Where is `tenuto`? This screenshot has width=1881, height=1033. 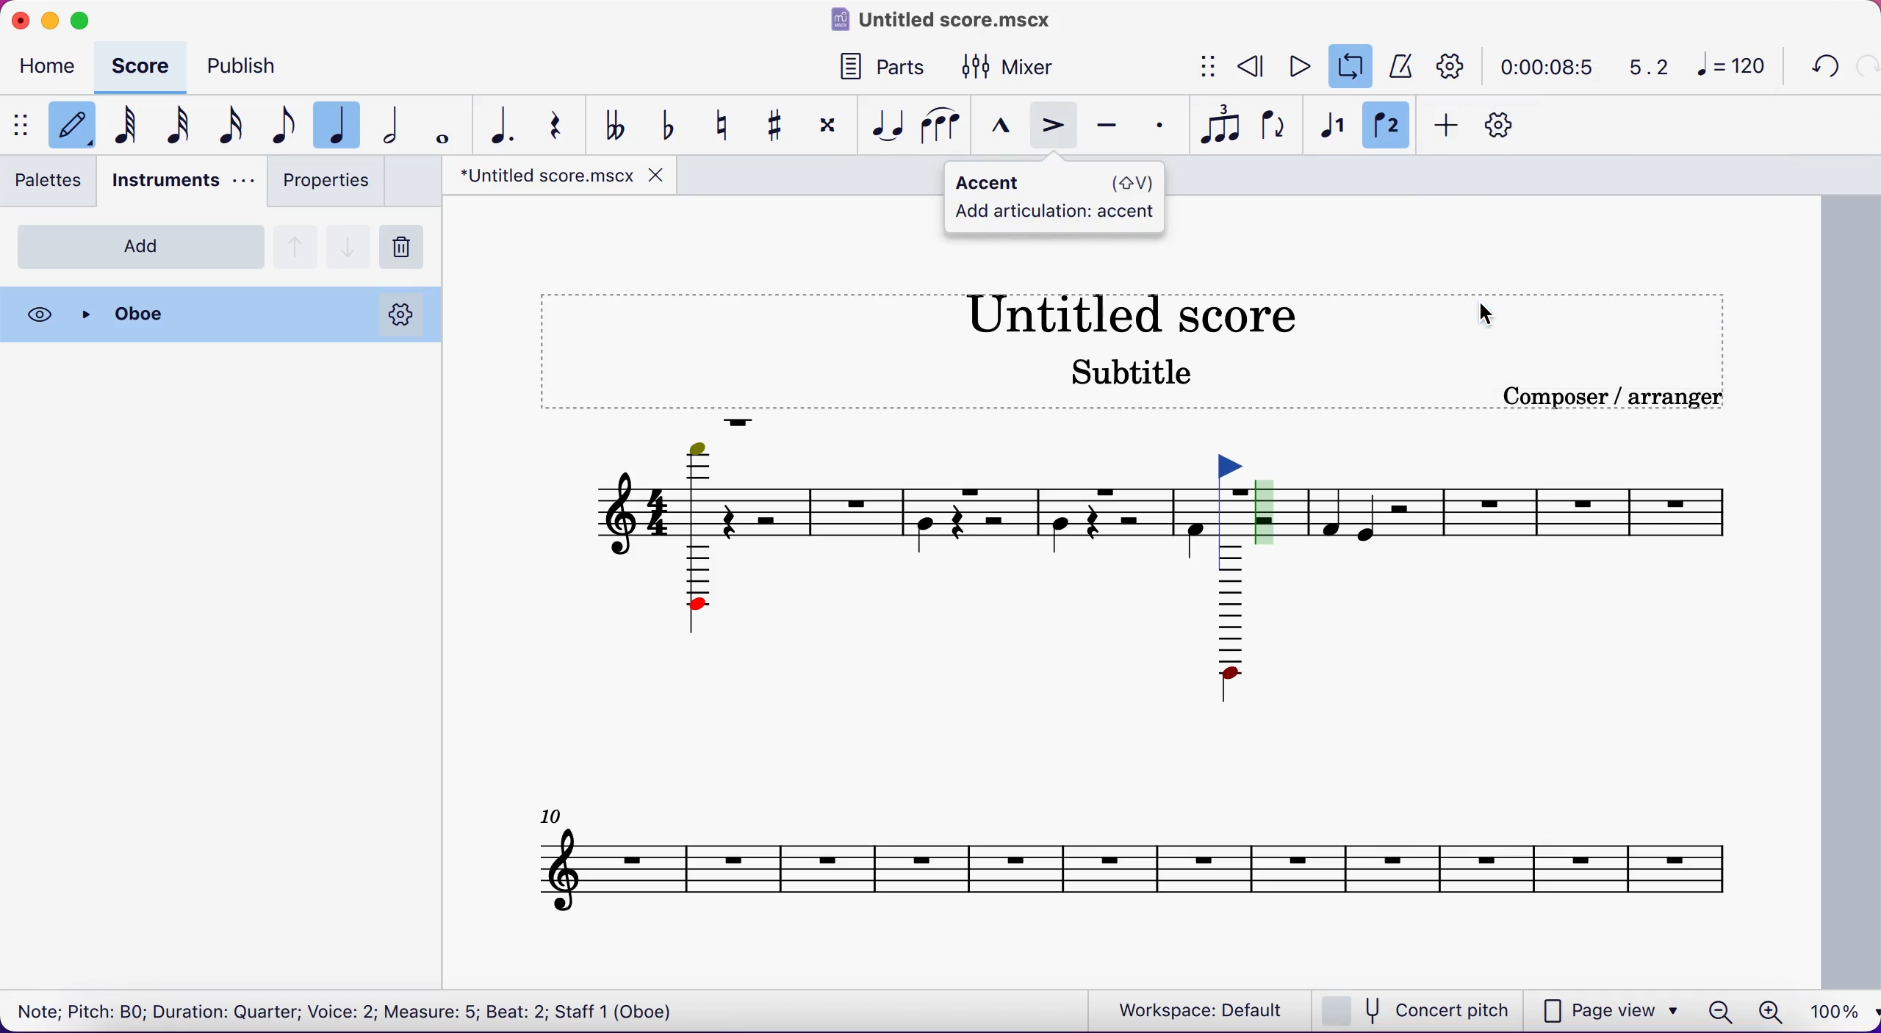 tenuto is located at coordinates (1112, 129).